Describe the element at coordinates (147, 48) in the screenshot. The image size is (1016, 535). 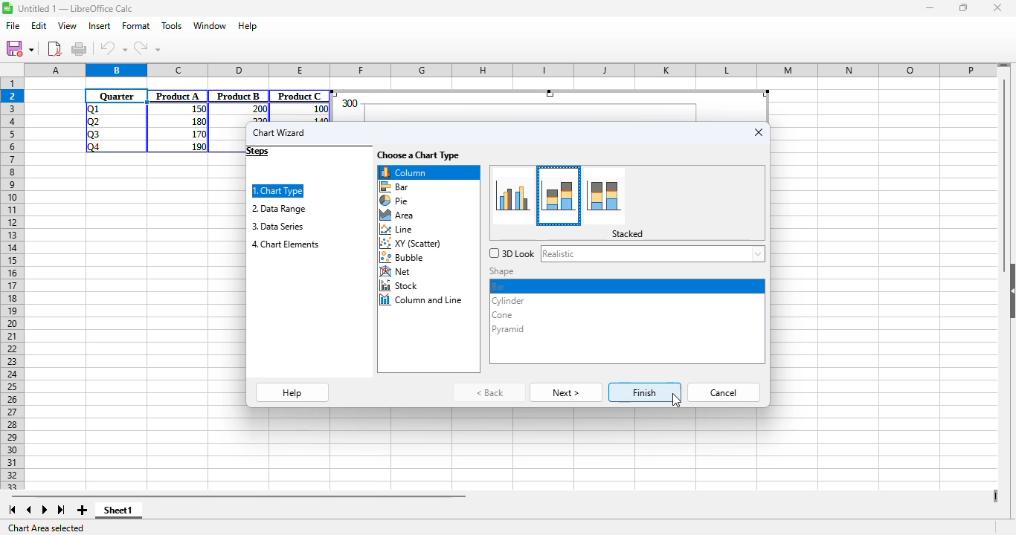
I see `redo` at that location.